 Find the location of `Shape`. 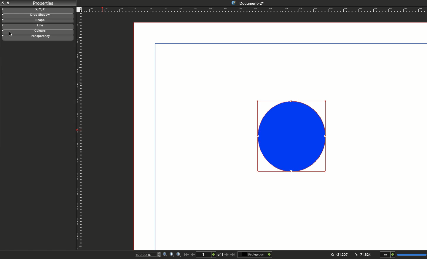

Shape is located at coordinates (293, 136).